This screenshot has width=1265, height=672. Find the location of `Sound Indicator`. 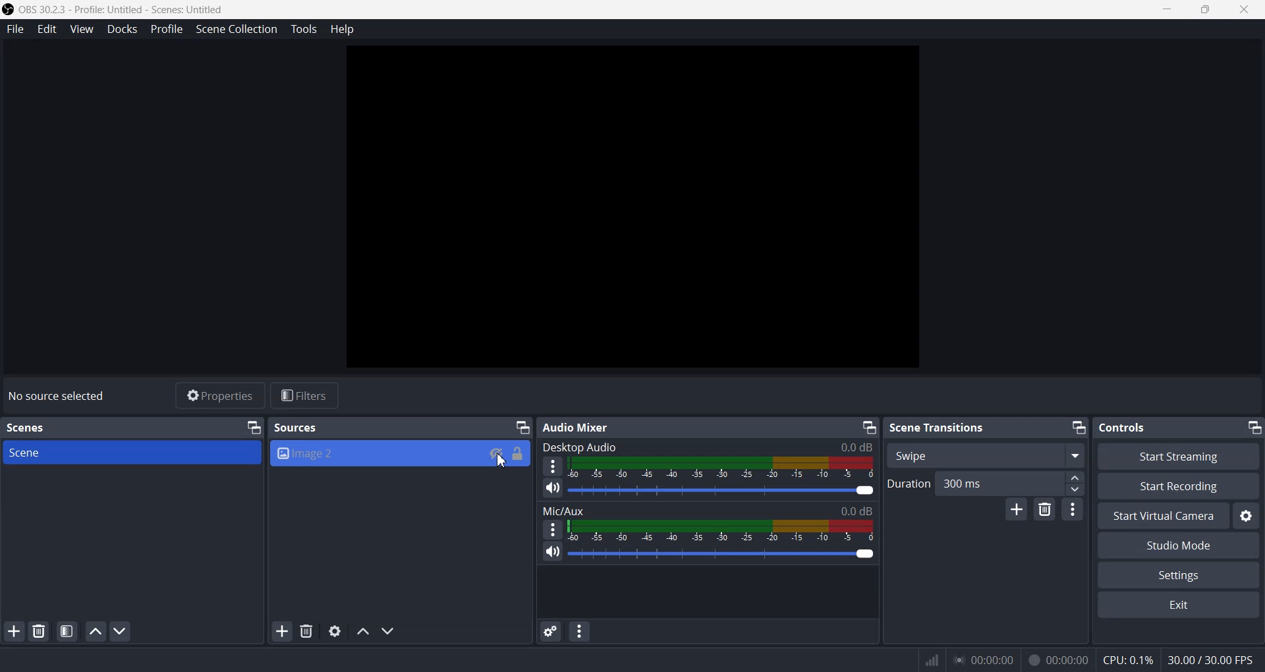

Sound Indicator is located at coordinates (724, 466).